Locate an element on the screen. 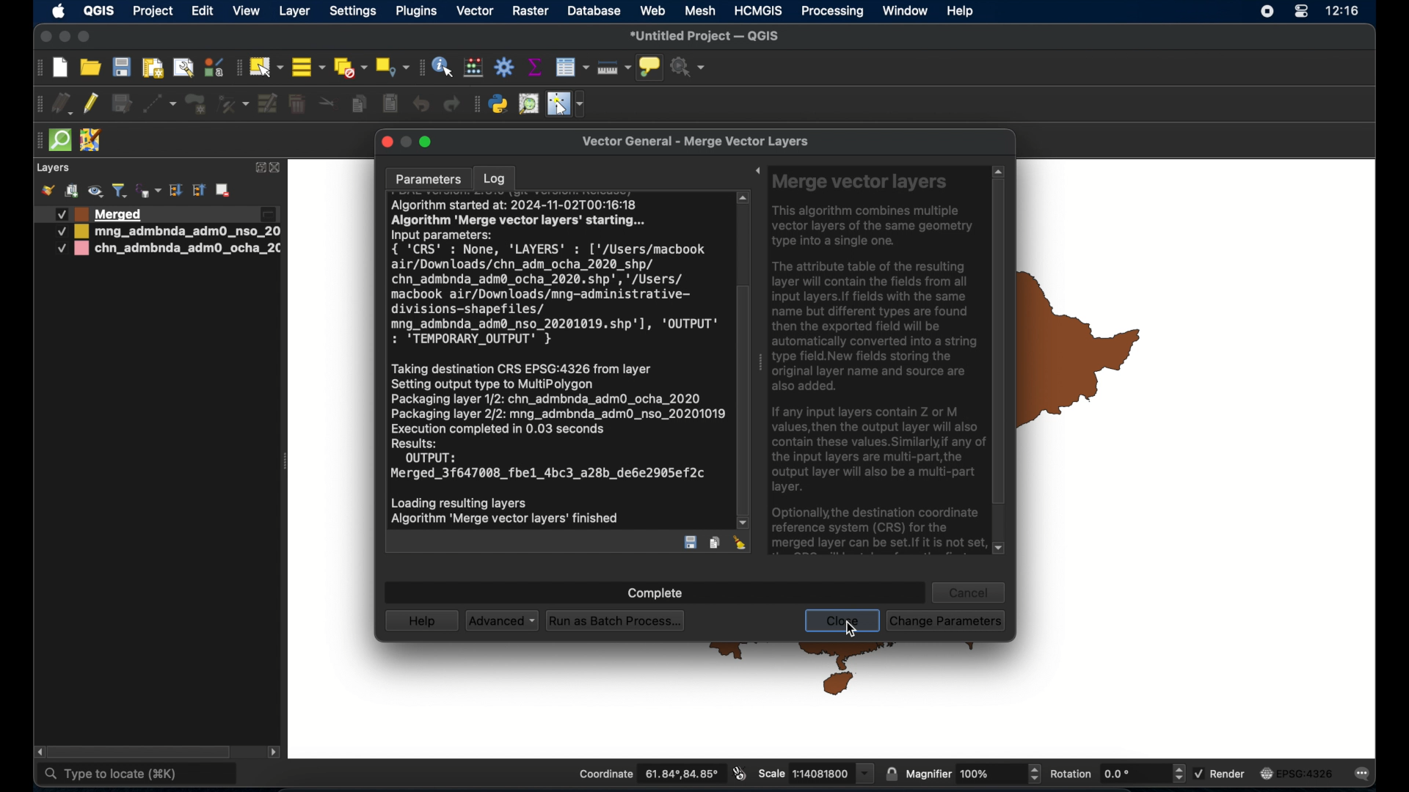 The image size is (1409, 792). HCMGIS is located at coordinates (758, 10).